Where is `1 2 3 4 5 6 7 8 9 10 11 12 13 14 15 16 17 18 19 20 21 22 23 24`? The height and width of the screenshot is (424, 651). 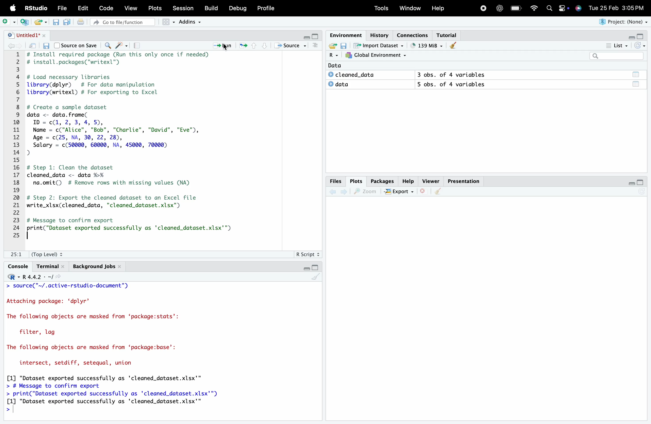 1 2 3 4 5 6 7 8 9 10 11 12 13 14 15 16 17 18 19 20 21 22 23 24 is located at coordinates (16, 143).